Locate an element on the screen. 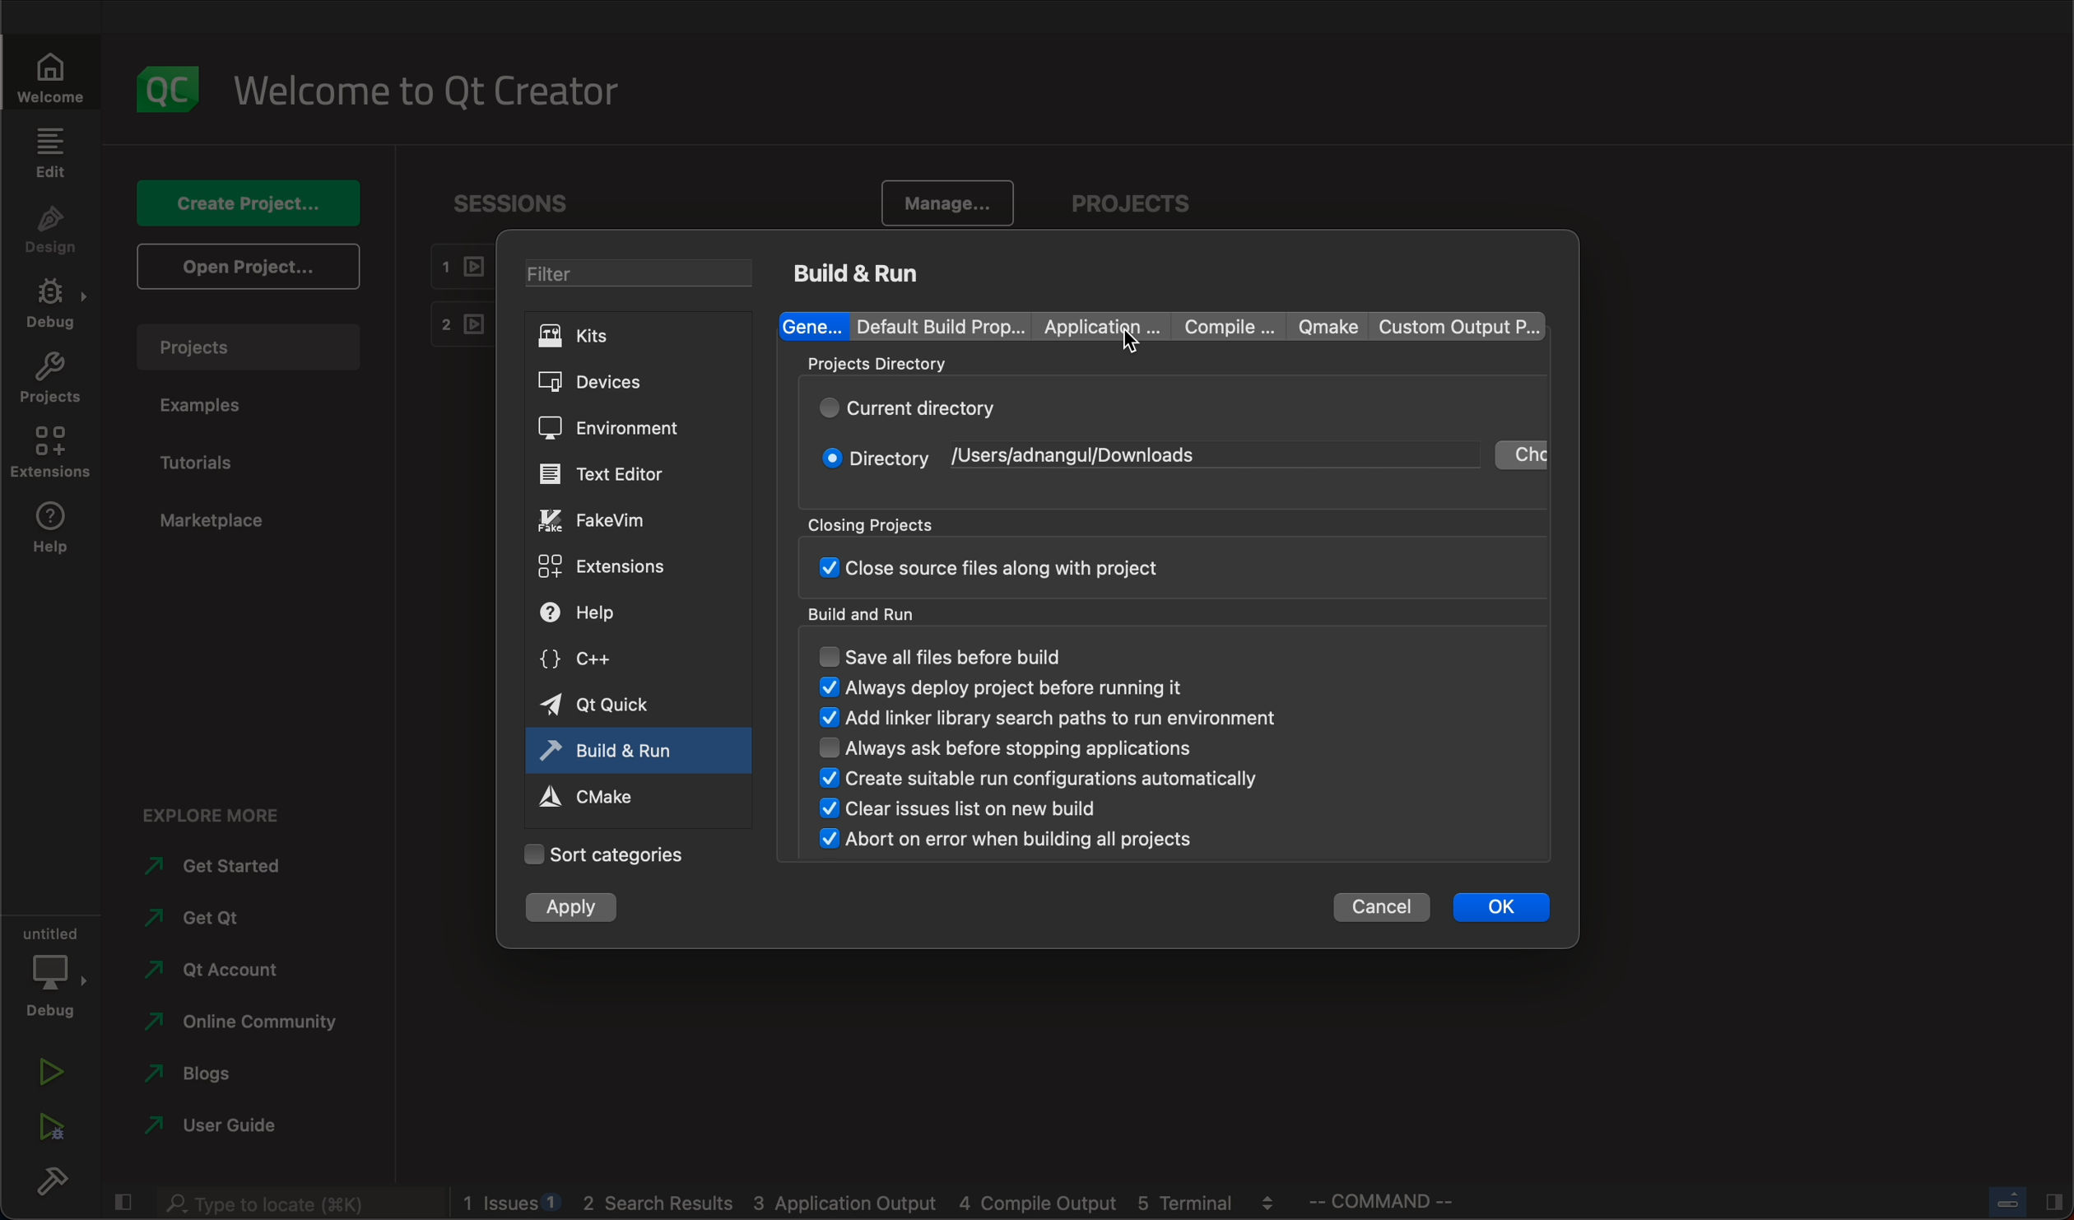 Image resolution: width=2074 pixels, height=1220 pixels. Always ask before stopping applications is located at coordinates (1045, 744).